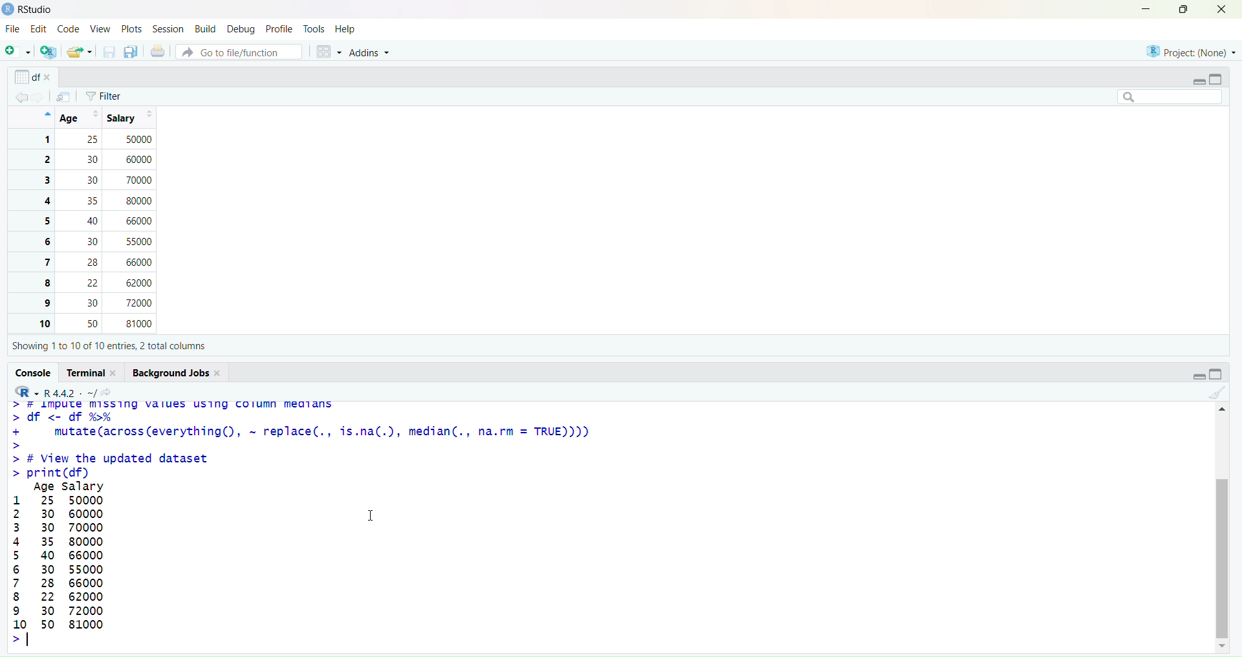 This screenshot has height=657, width=1242. What do you see at coordinates (107, 96) in the screenshot?
I see `filter` at bounding box center [107, 96].